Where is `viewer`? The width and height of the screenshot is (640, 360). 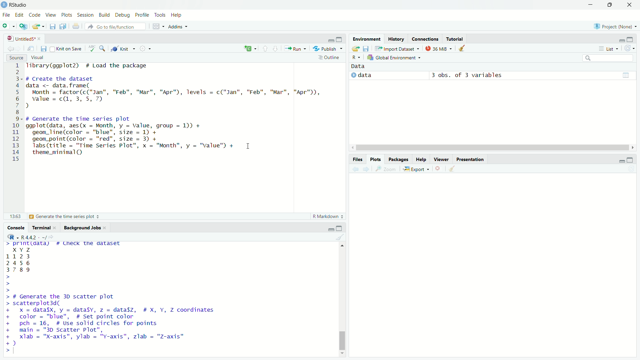 viewer is located at coordinates (441, 159).